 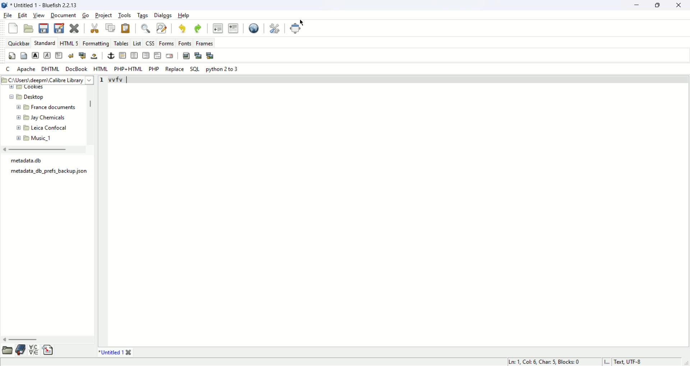 I want to click on forms, so click(x=168, y=43).